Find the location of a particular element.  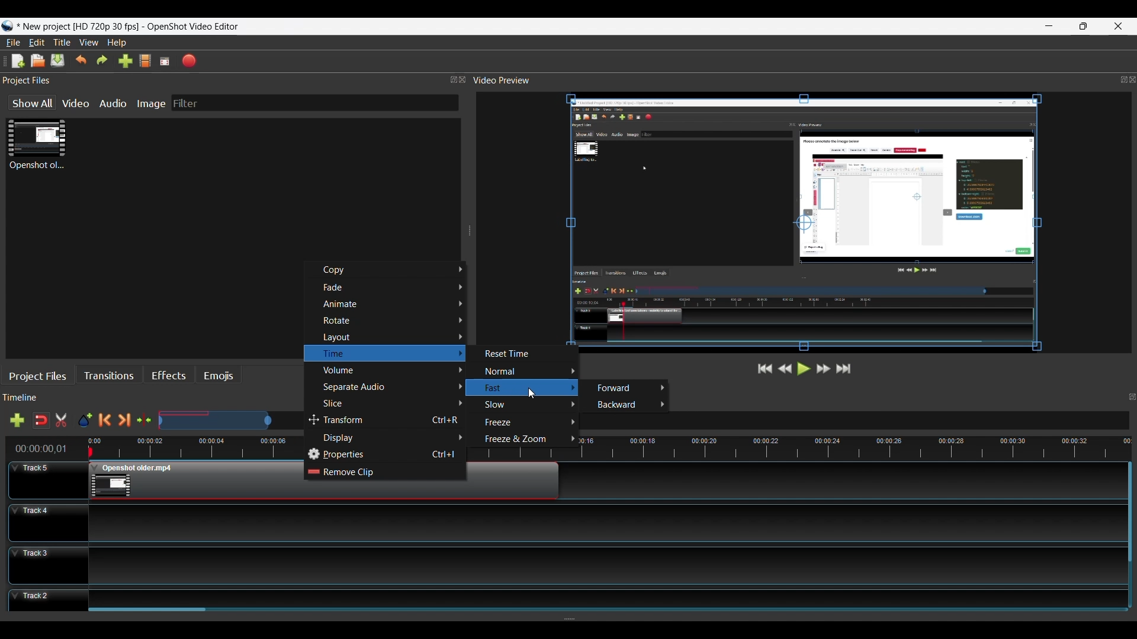

timeline is located at coordinates (869, 446).